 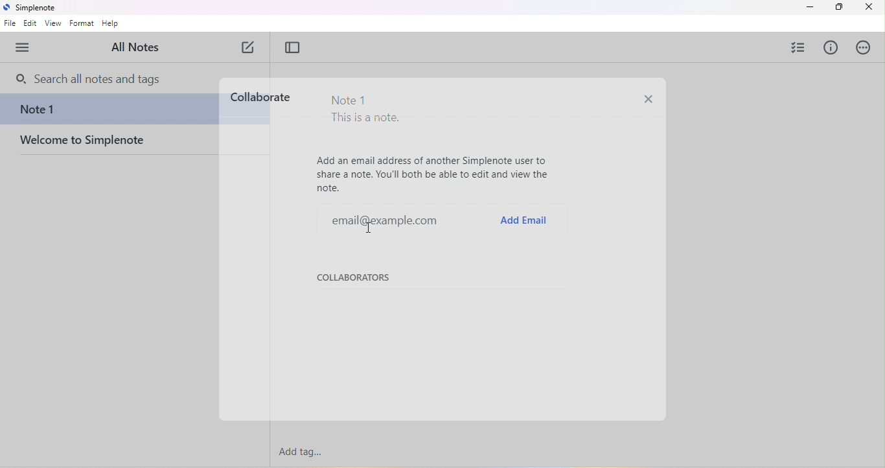 What do you see at coordinates (38, 8) in the screenshot?
I see `Simplenote` at bounding box center [38, 8].